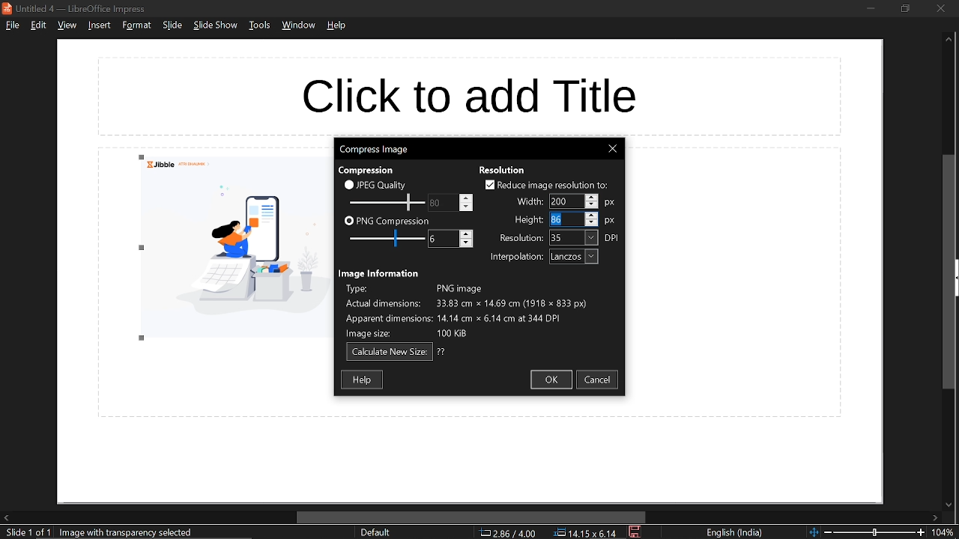  Describe the element at coordinates (904, 8) in the screenshot. I see `restore down` at that location.